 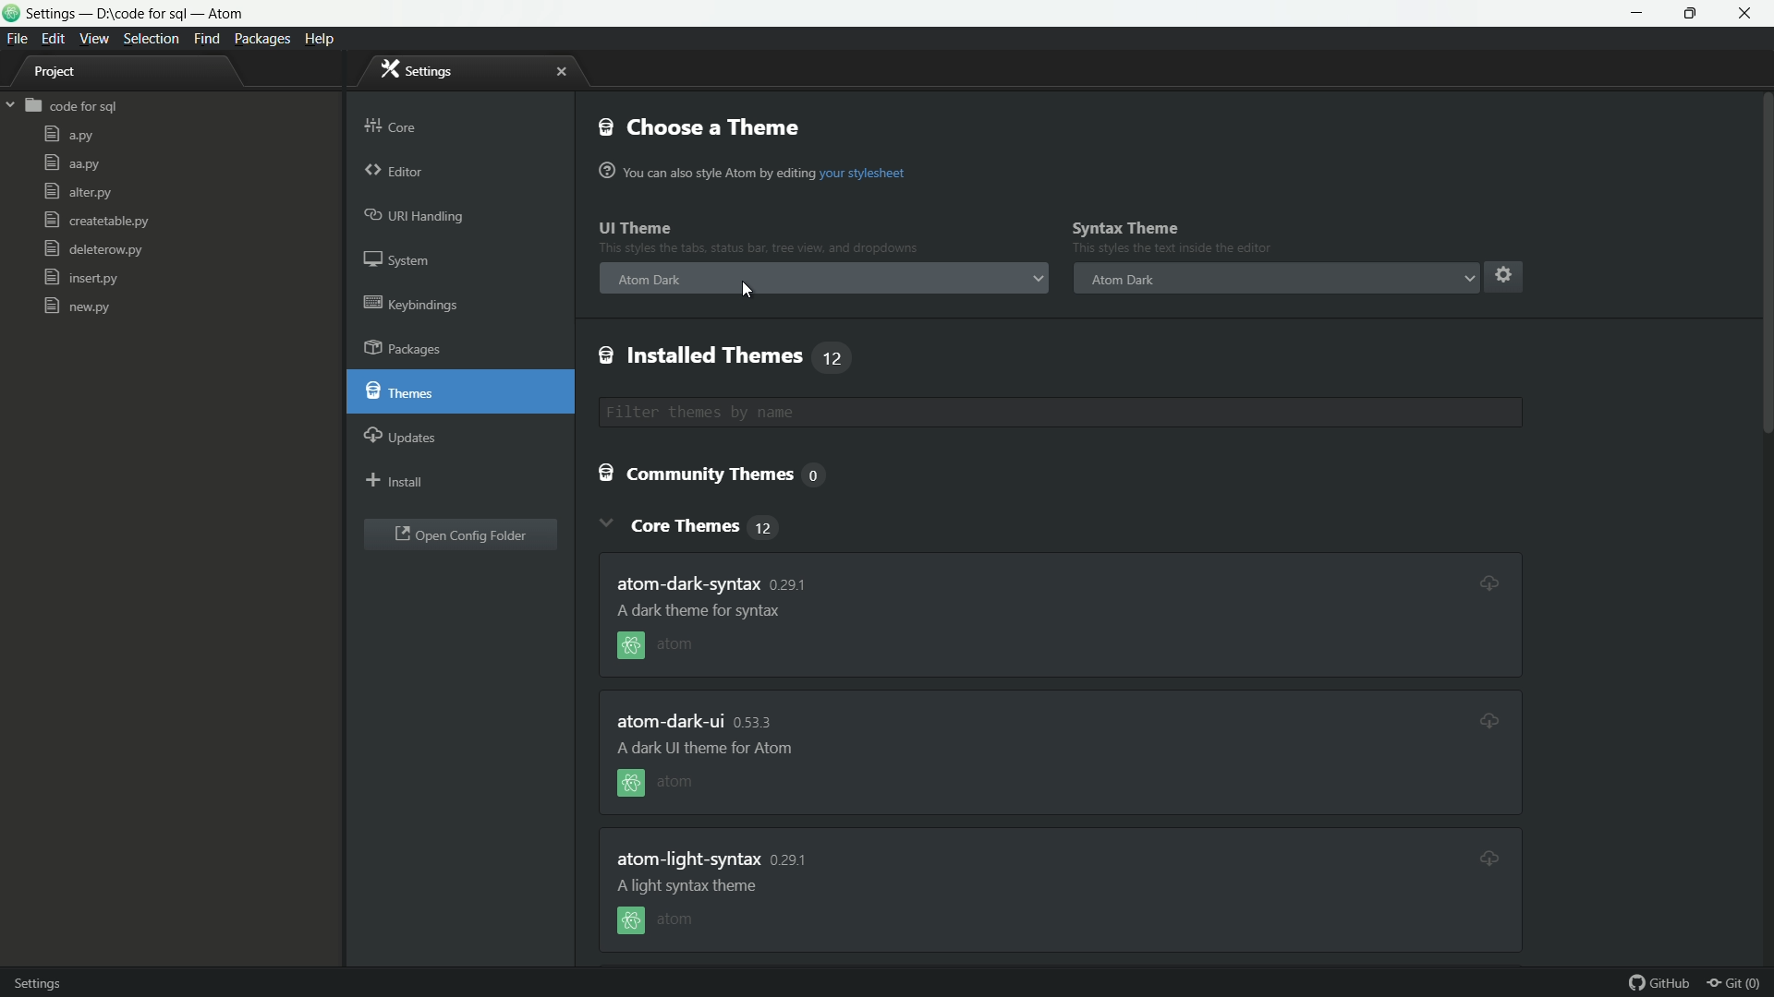 I want to click on find menu, so click(x=206, y=40).